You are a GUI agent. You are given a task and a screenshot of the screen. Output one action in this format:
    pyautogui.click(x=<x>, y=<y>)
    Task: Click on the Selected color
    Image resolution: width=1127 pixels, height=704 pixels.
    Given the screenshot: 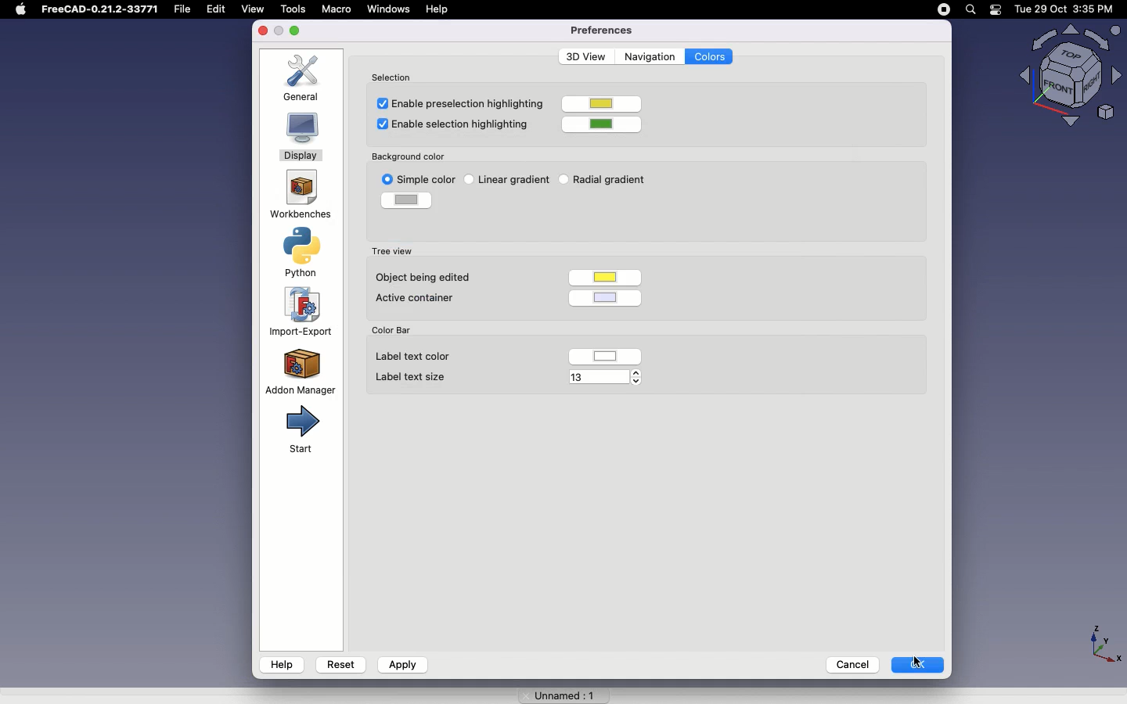 What is the action you would take?
    pyautogui.click(x=406, y=199)
    